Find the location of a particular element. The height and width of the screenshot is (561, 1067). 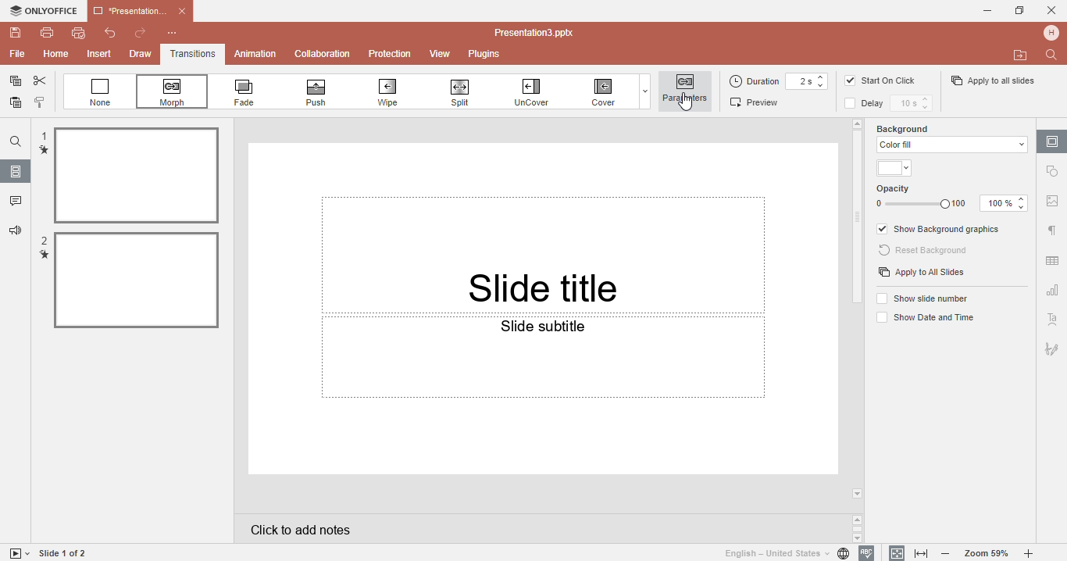

Plugins is located at coordinates (491, 55).